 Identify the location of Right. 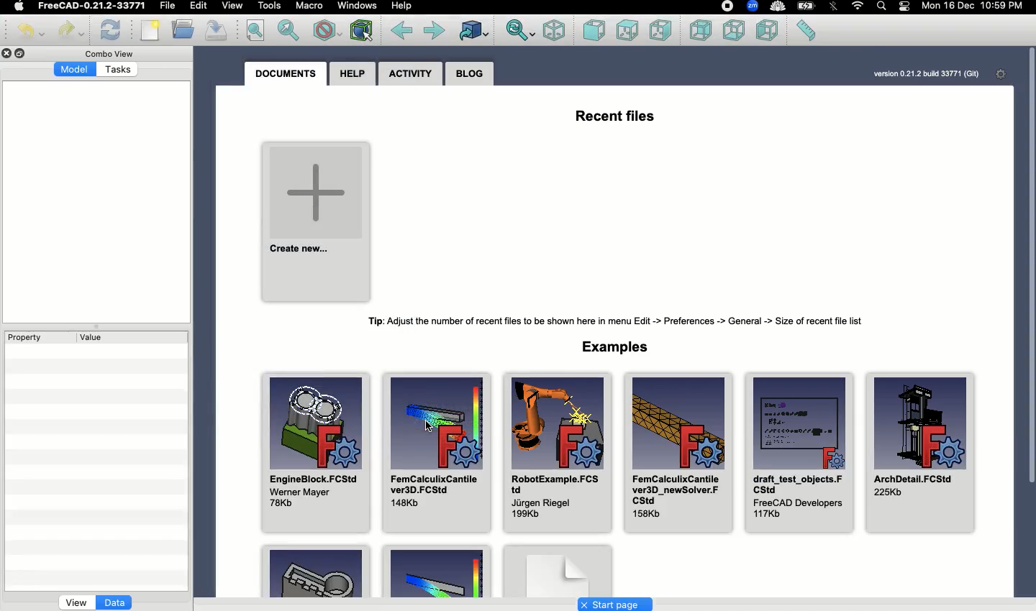
(665, 31).